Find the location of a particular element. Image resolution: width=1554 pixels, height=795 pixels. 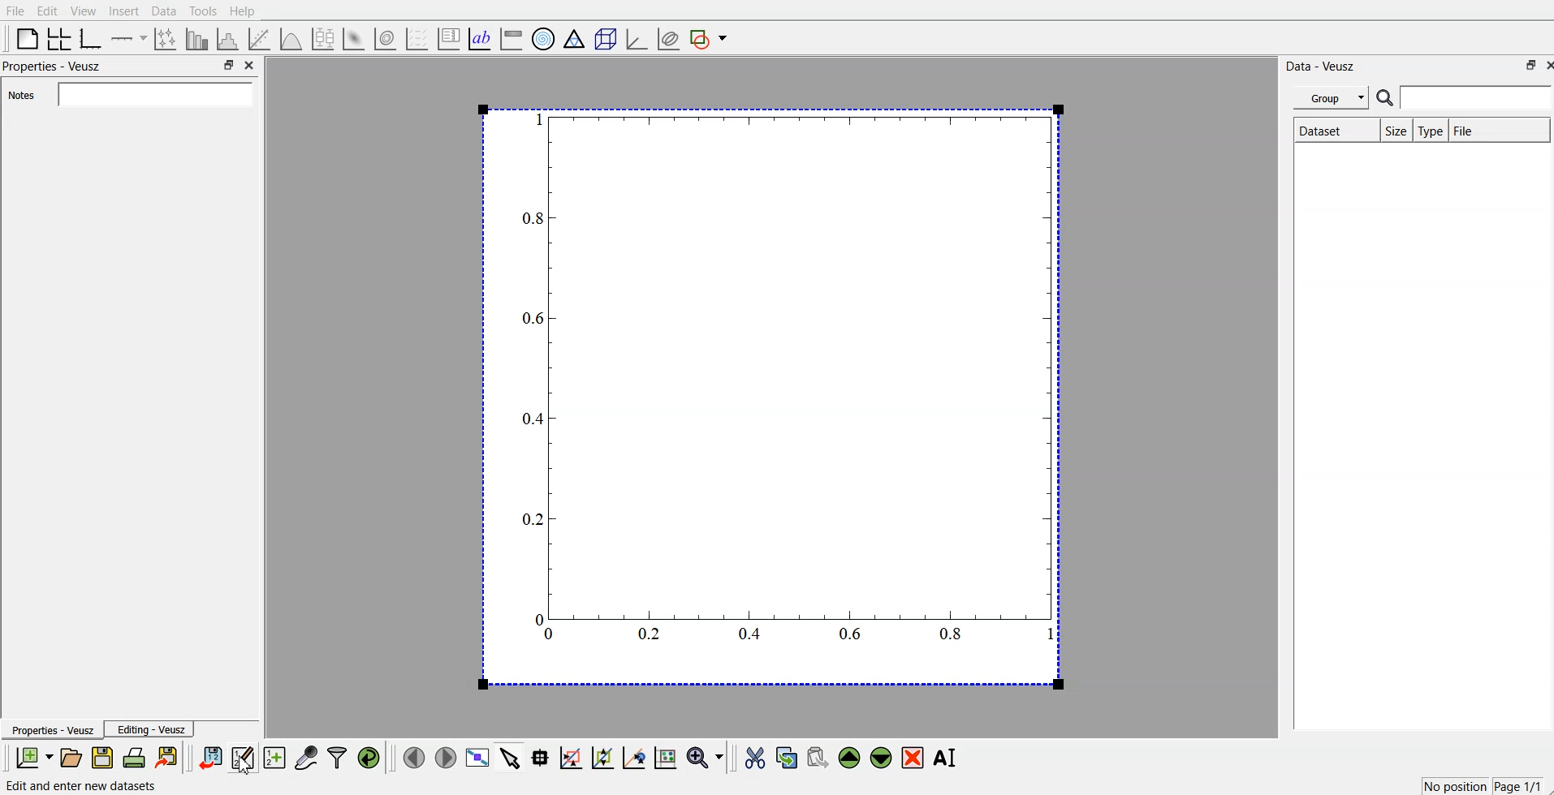

plot a function is located at coordinates (292, 37).